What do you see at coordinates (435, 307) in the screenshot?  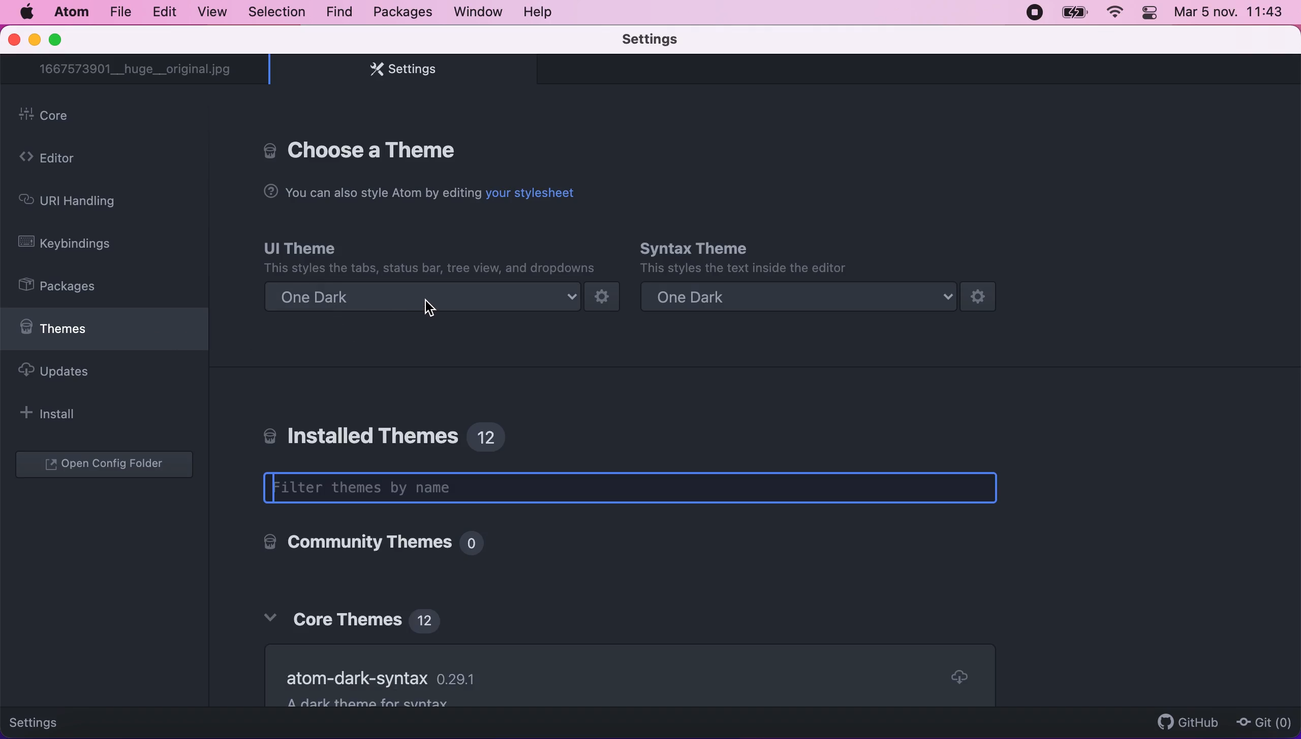 I see `cursor` at bounding box center [435, 307].